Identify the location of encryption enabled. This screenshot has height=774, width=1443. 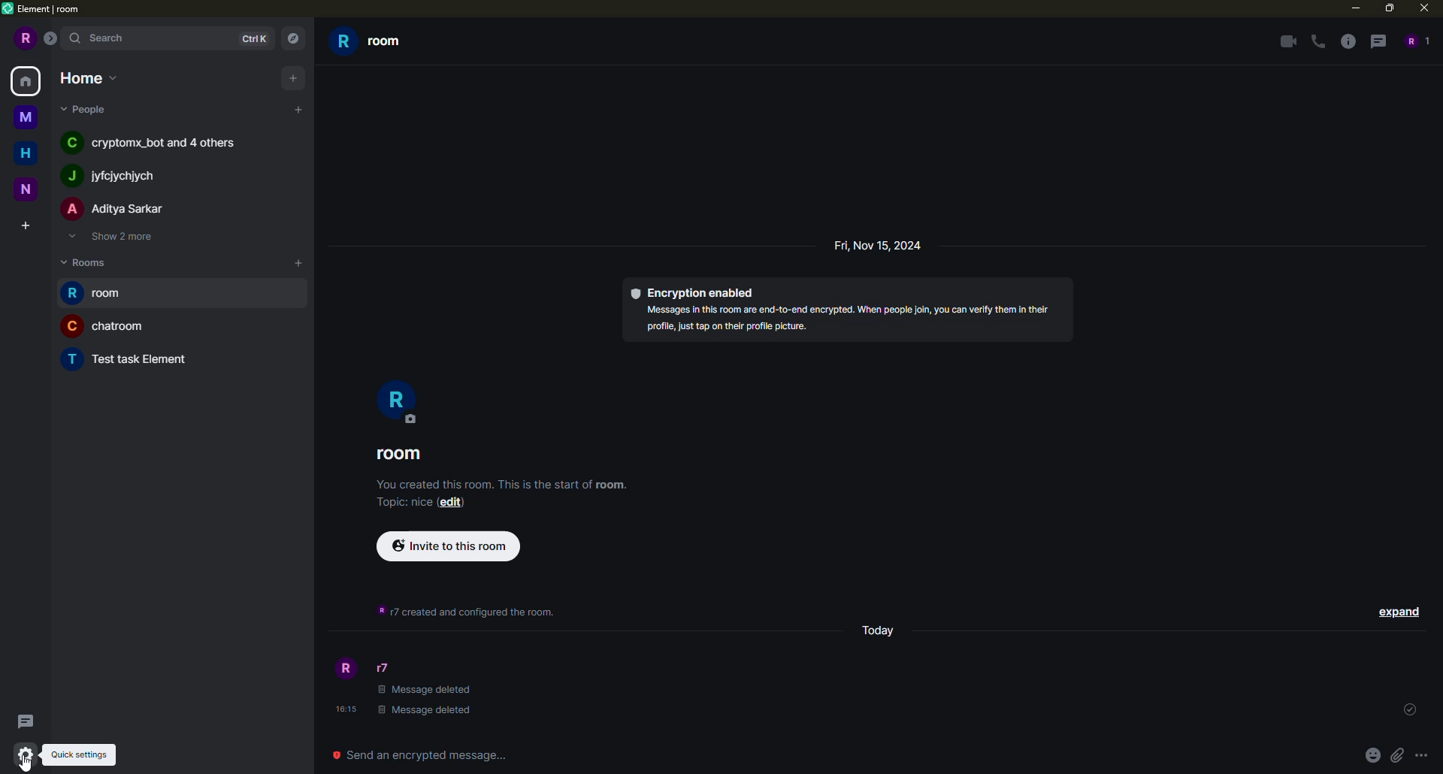
(699, 292).